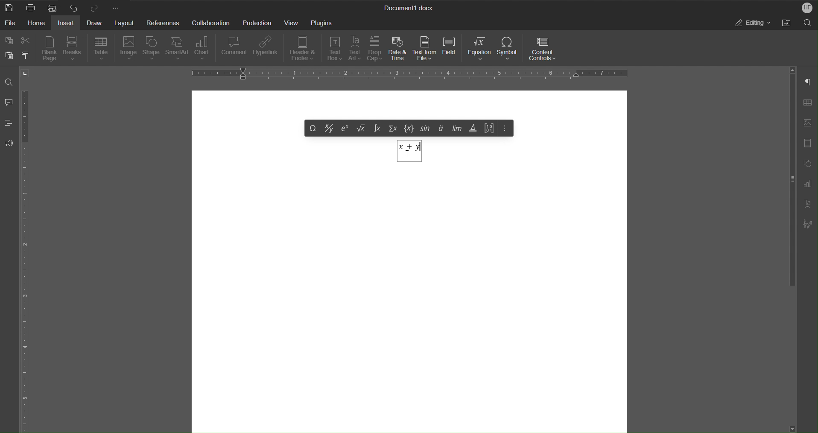  What do you see at coordinates (312, 128) in the screenshot?
I see `Symbol` at bounding box center [312, 128].